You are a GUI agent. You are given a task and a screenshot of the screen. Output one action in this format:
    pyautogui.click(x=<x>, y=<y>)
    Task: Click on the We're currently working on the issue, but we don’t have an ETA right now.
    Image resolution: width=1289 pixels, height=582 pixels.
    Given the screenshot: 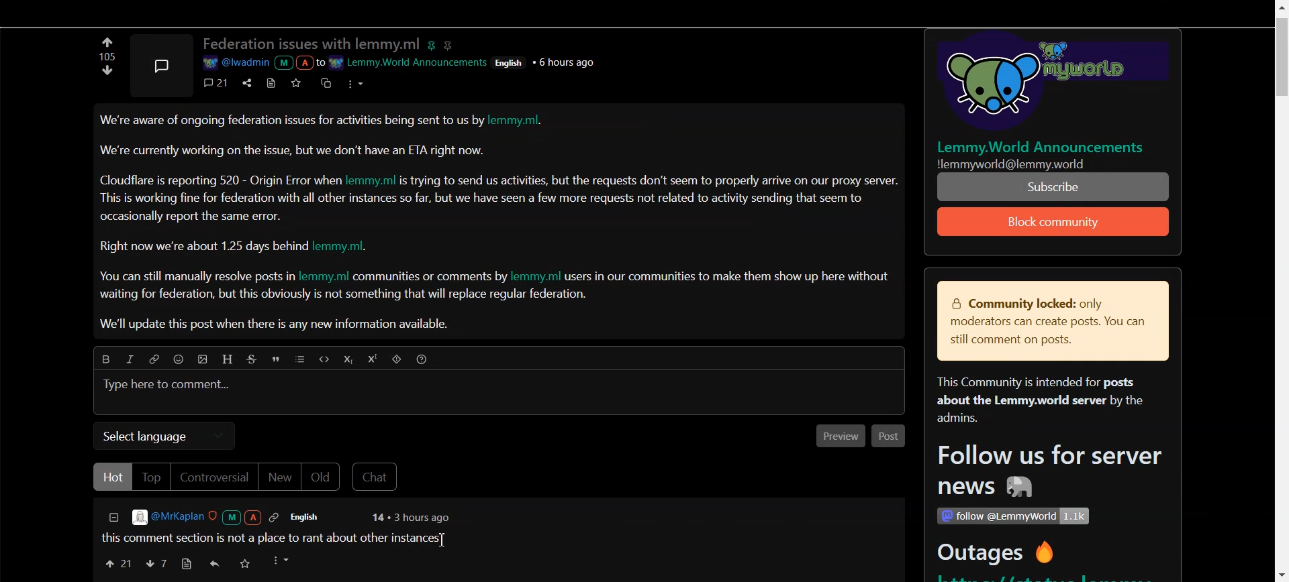 What is the action you would take?
    pyautogui.click(x=293, y=150)
    